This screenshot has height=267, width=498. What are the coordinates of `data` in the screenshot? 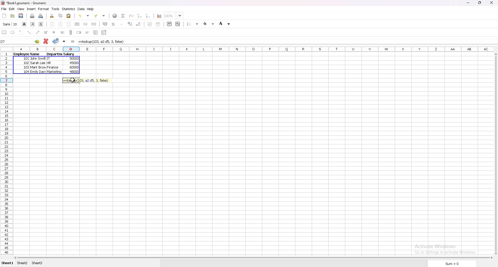 It's located at (81, 9).